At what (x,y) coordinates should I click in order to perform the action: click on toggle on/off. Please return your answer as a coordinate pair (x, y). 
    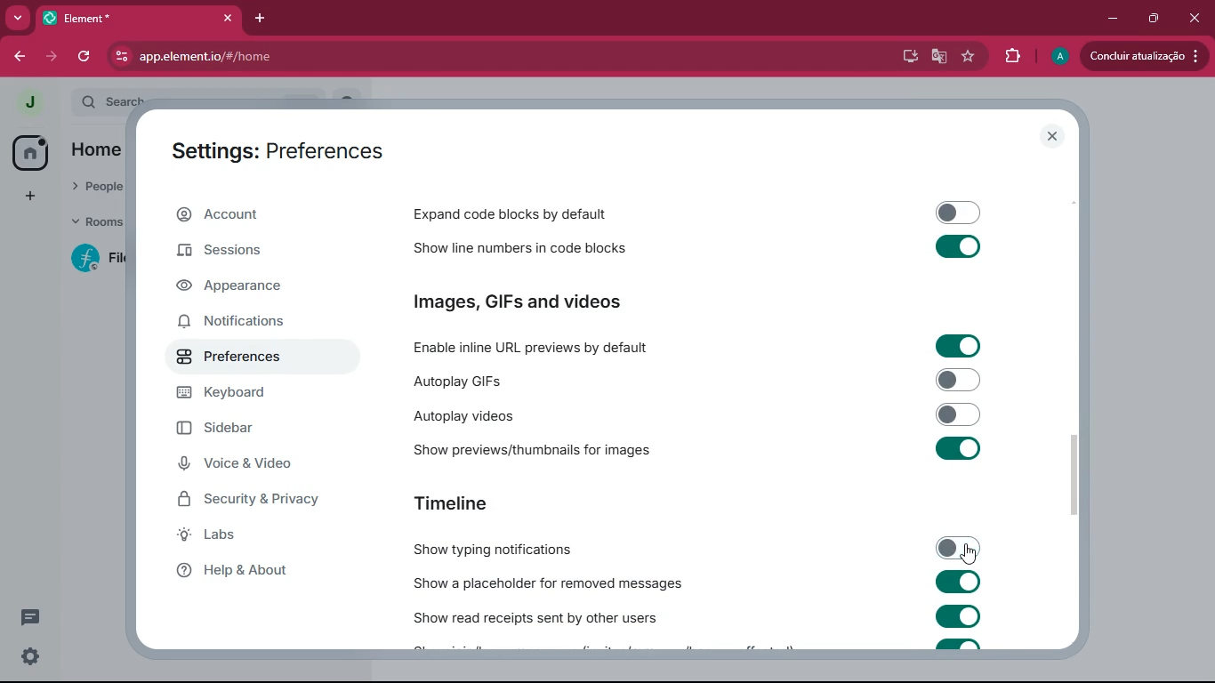
    Looking at the image, I should click on (960, 213).